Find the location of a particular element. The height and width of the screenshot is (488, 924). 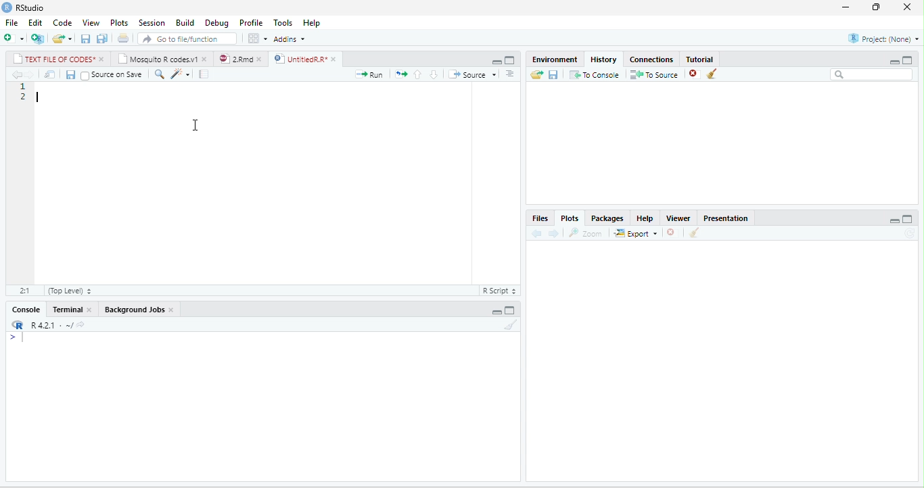

minimize is located at coordinates (846, 7).